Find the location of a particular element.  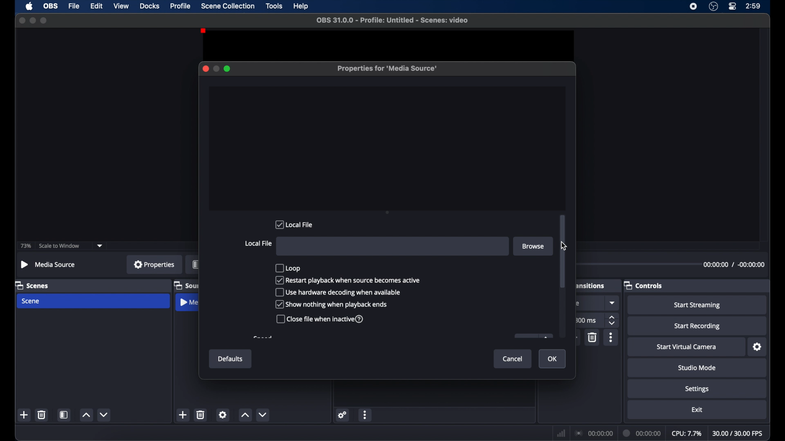

more options is located at coordinates (365, 414).